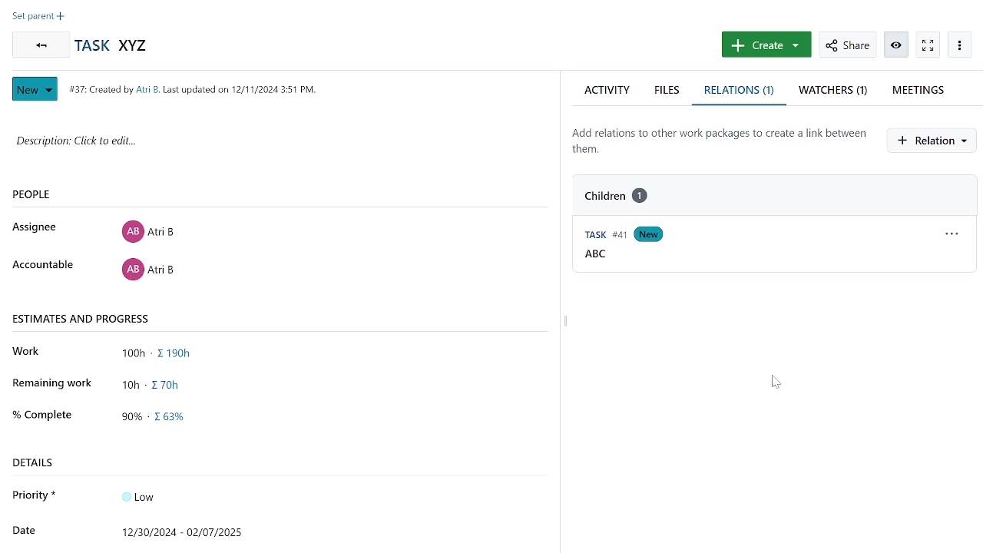  Describe the element at coordinates (741, 92) in the screenshot. I see `relations` at that location.